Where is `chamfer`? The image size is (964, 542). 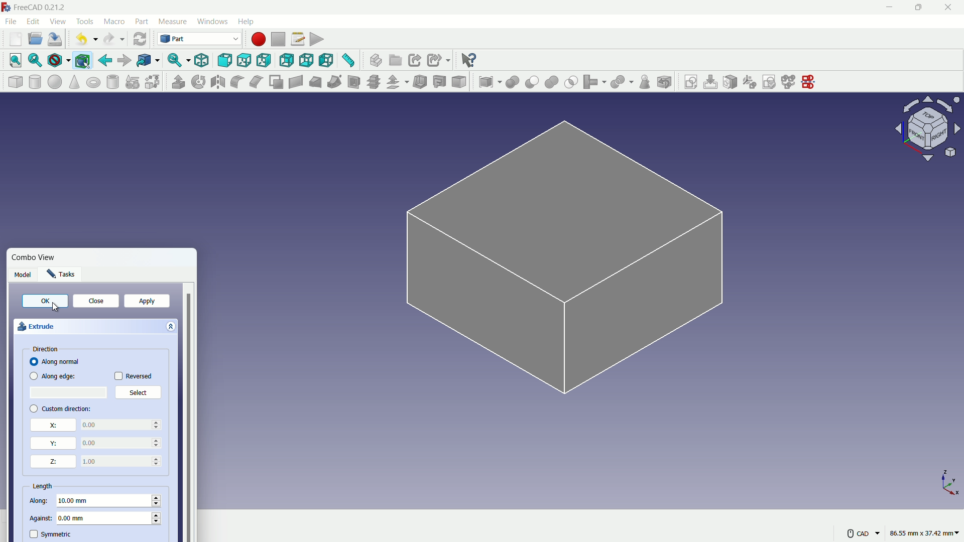 chamfer is located at coordinates (256, 82).